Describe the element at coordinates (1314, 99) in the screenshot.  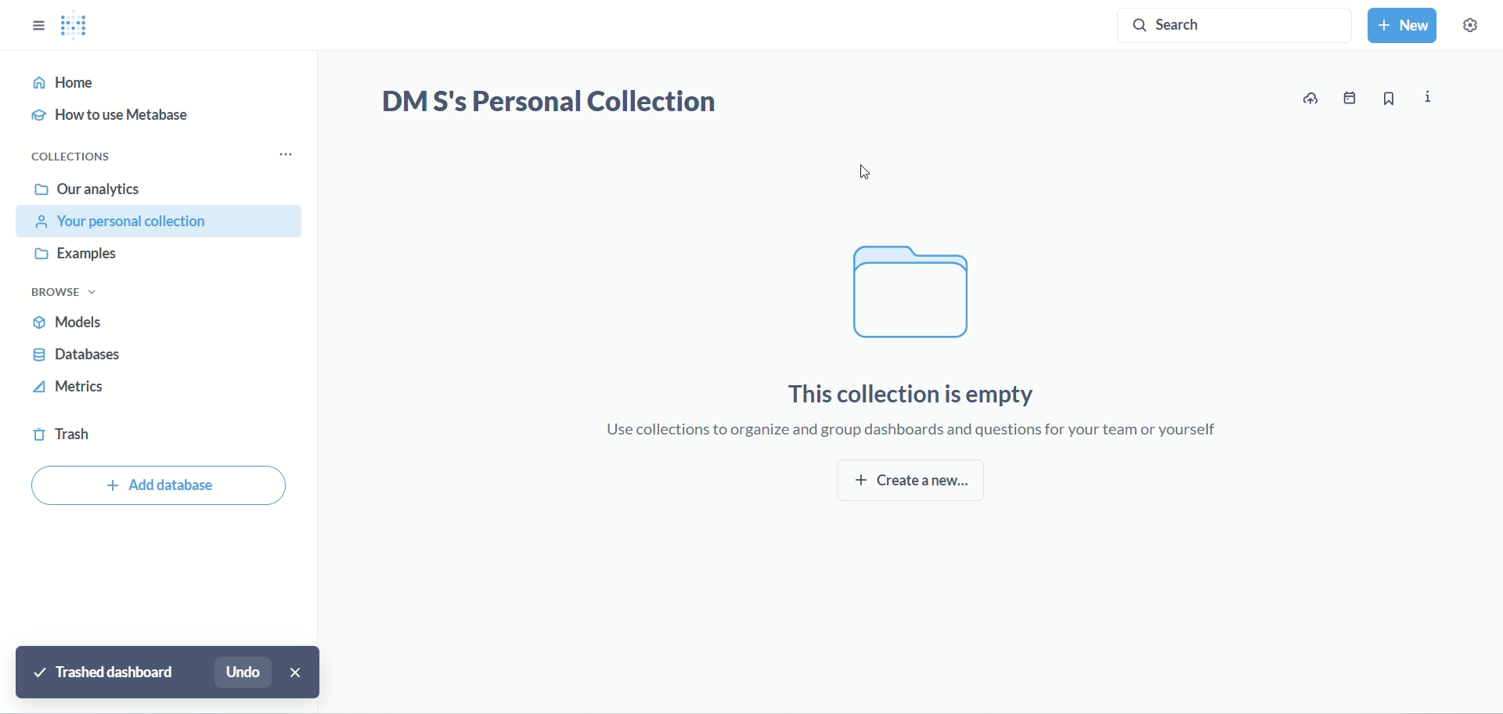
I see `update data` at that location.